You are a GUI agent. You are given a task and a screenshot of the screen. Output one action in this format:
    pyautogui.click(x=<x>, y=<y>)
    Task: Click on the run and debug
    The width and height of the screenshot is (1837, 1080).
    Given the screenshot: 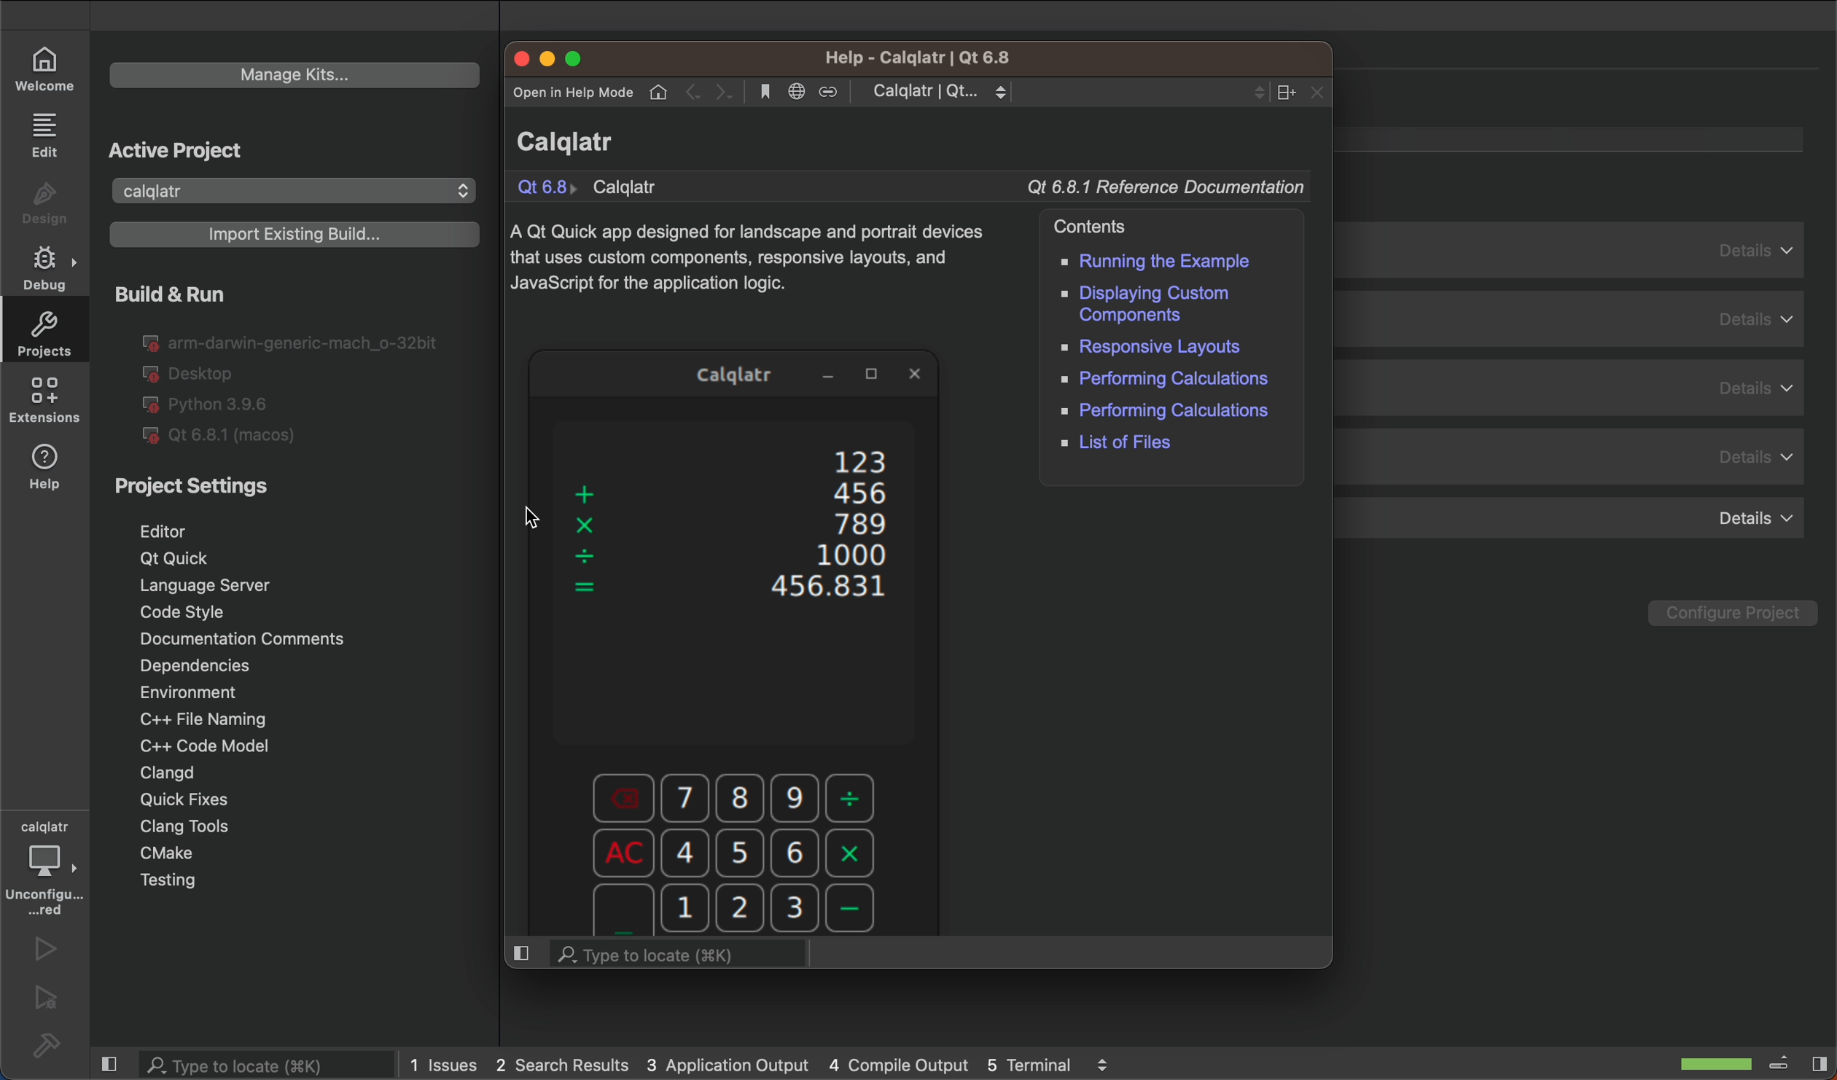 What is the action you would take?
    pyautogui.click(x=53, y=996)
    